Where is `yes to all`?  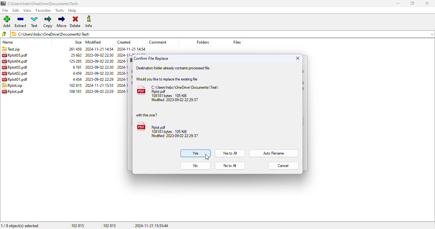
yes to all is located at coordinates (230, 153).